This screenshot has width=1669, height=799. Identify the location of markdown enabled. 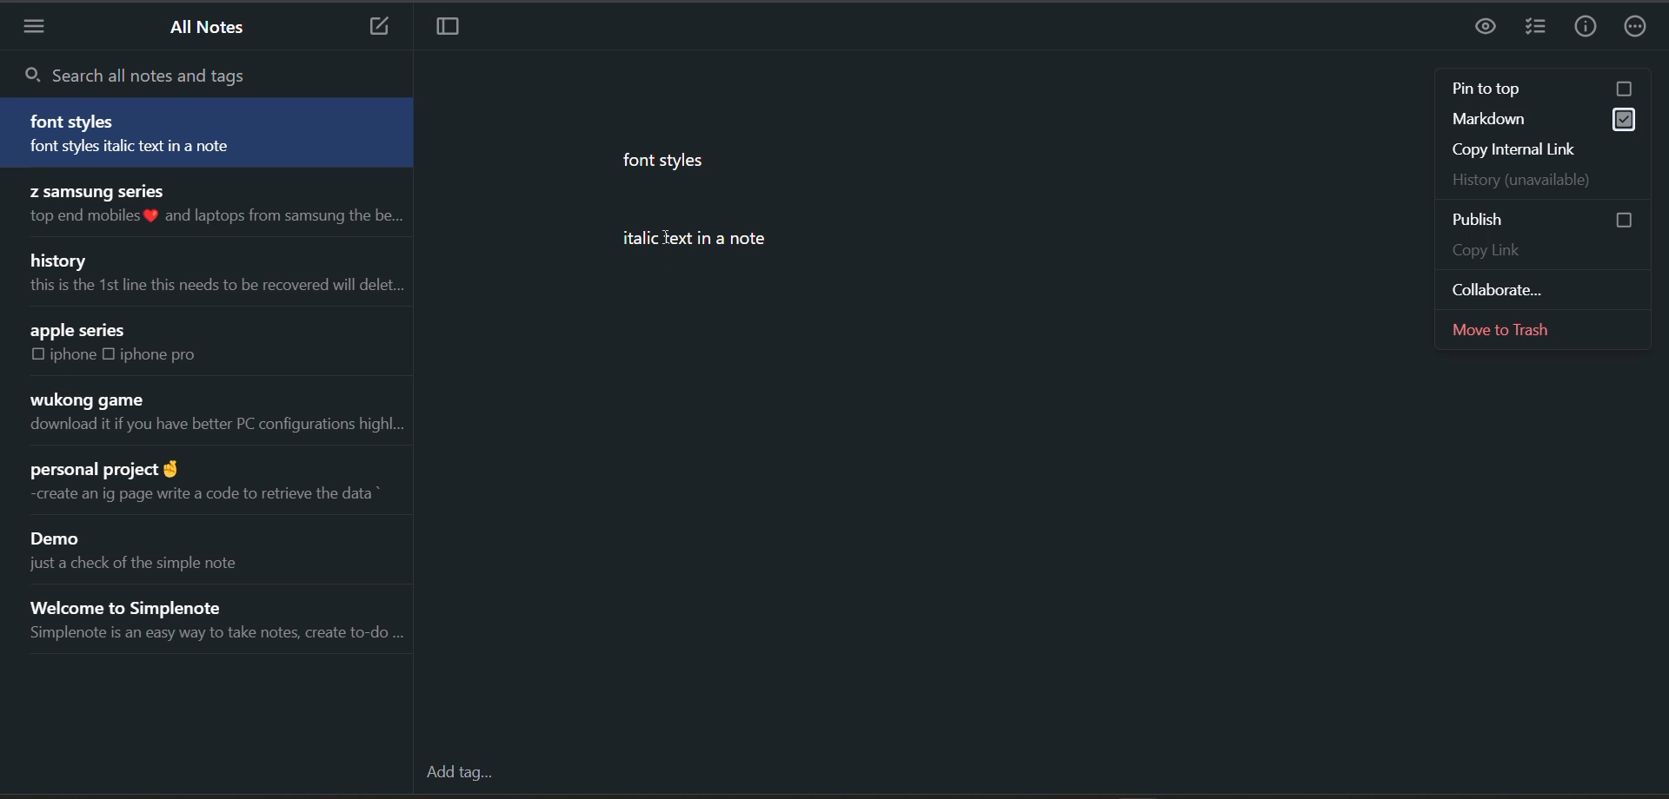
(1547, 118).